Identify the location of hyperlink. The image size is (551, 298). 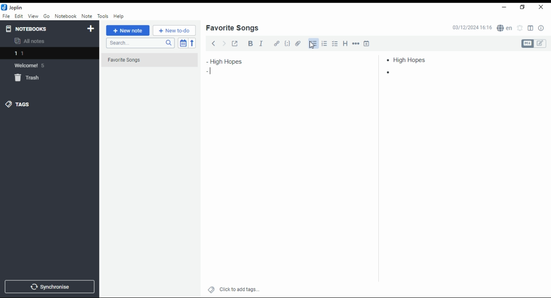
(277, 43).